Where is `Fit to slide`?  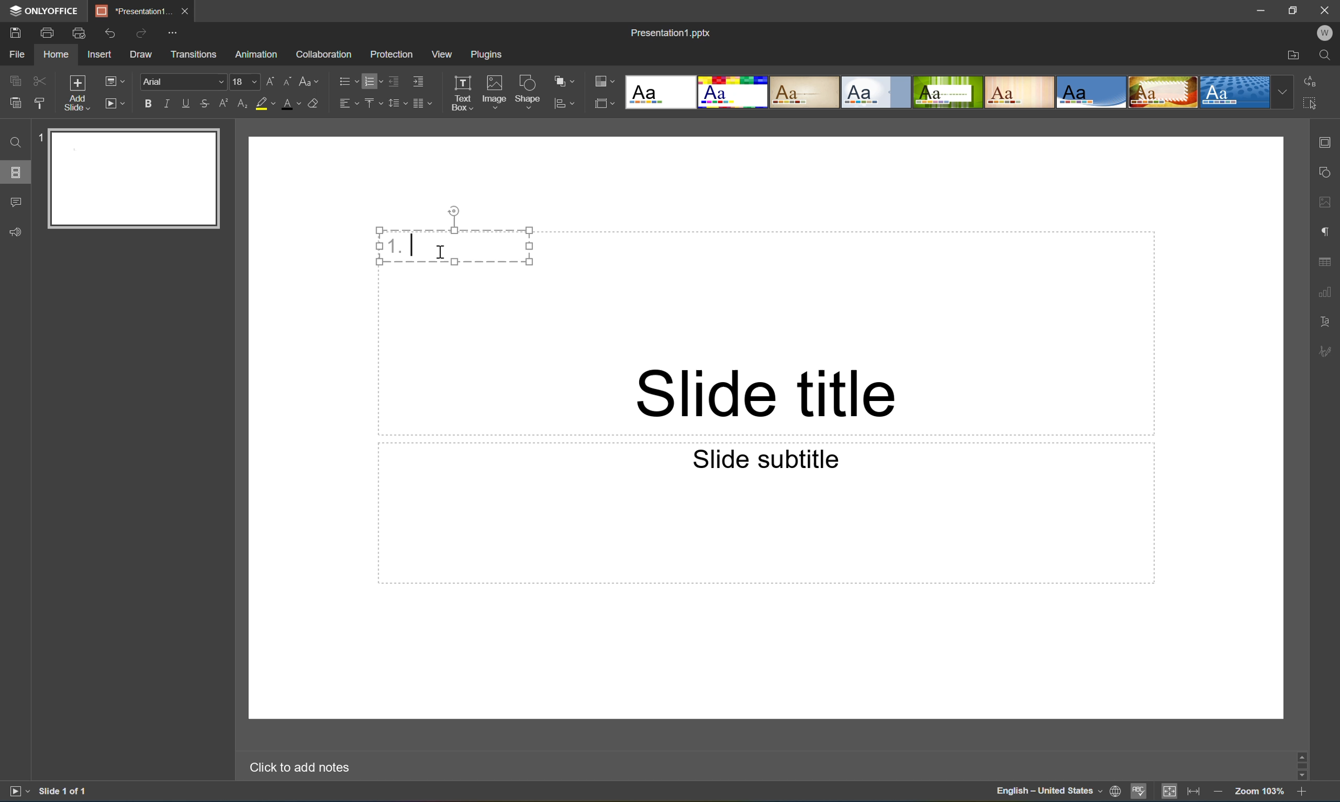
Fit to slide is located at coordinates (1171, 791).